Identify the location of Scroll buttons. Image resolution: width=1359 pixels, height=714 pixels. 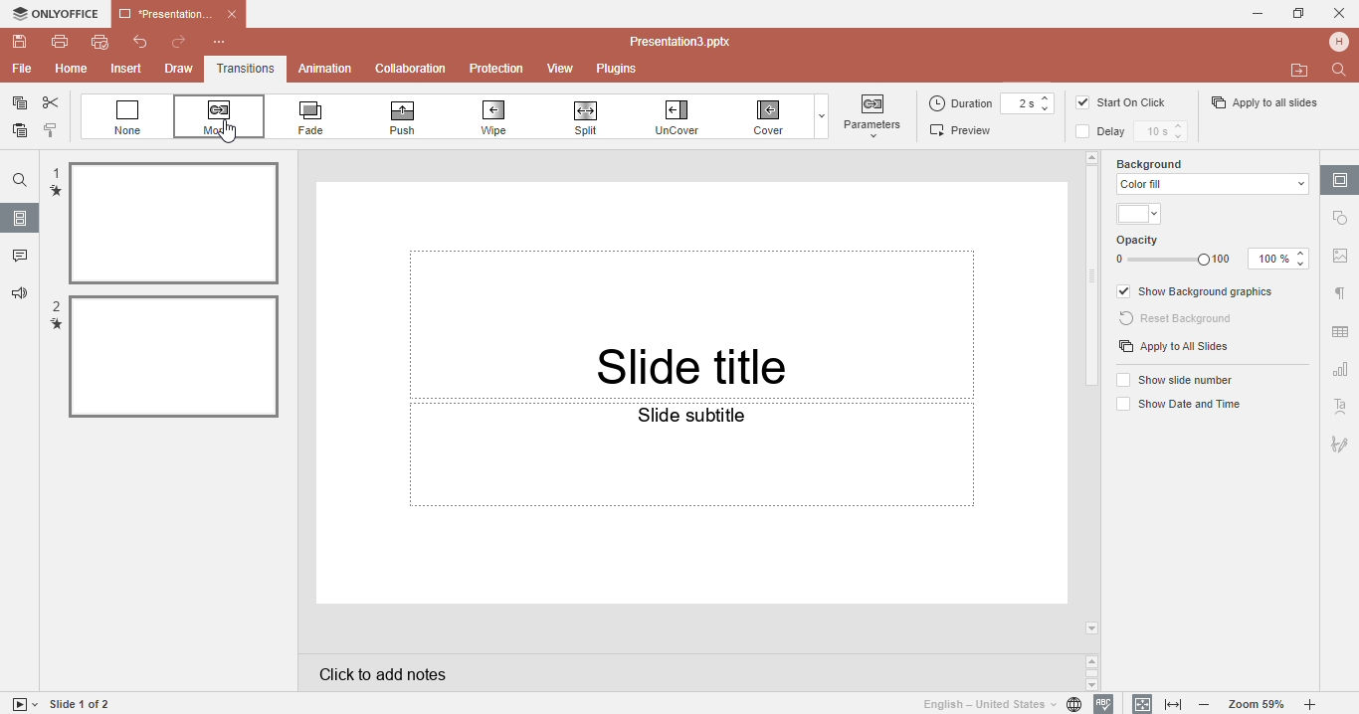
(1093, 672).